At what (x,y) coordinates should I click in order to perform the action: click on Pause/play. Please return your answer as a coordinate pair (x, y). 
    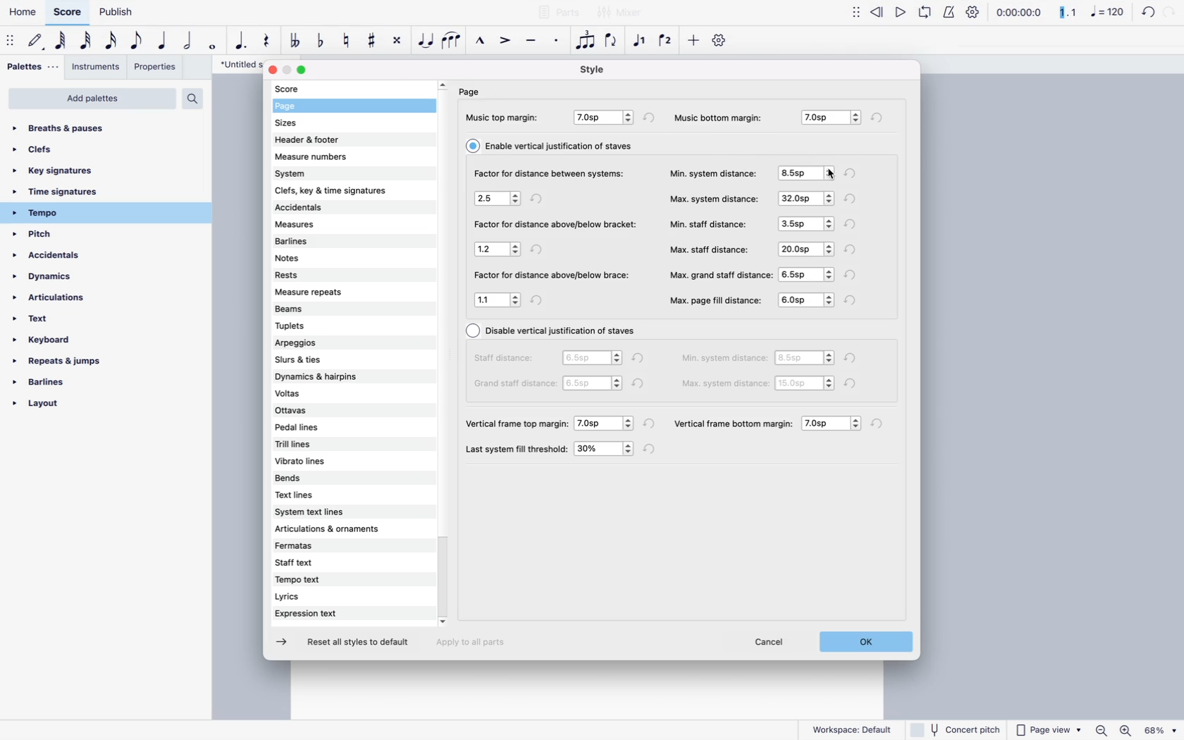
    Looking at the image, I should click on (912, 14).